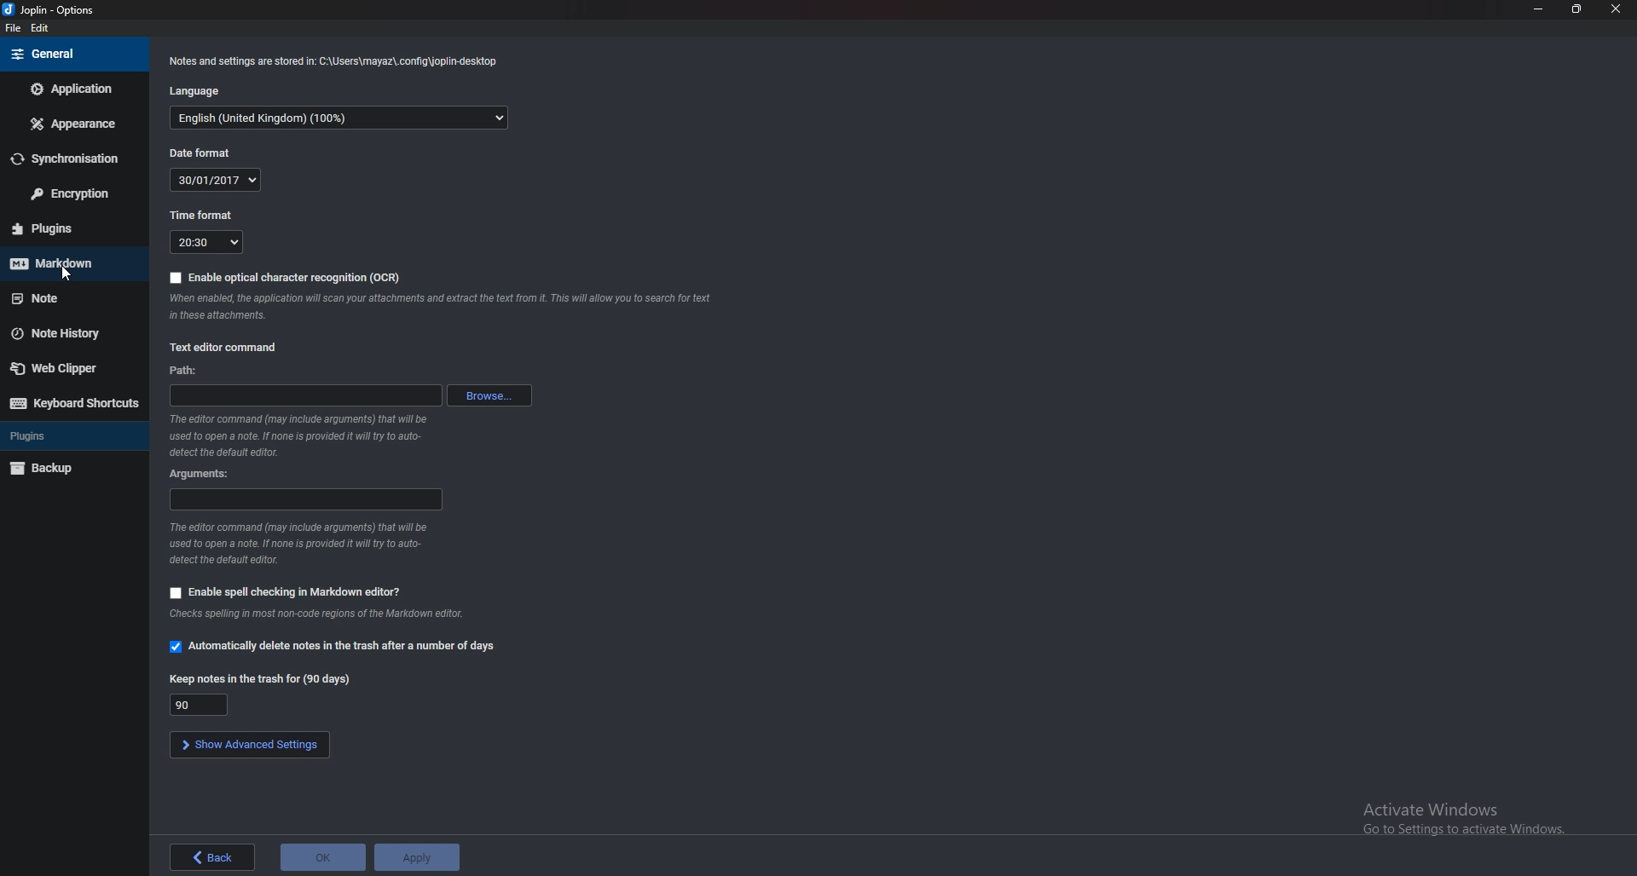 This screenshot has width=1637, height=876. Describe the element at coordinates (1615, 9) in the screenshot. I see `close` at that location.